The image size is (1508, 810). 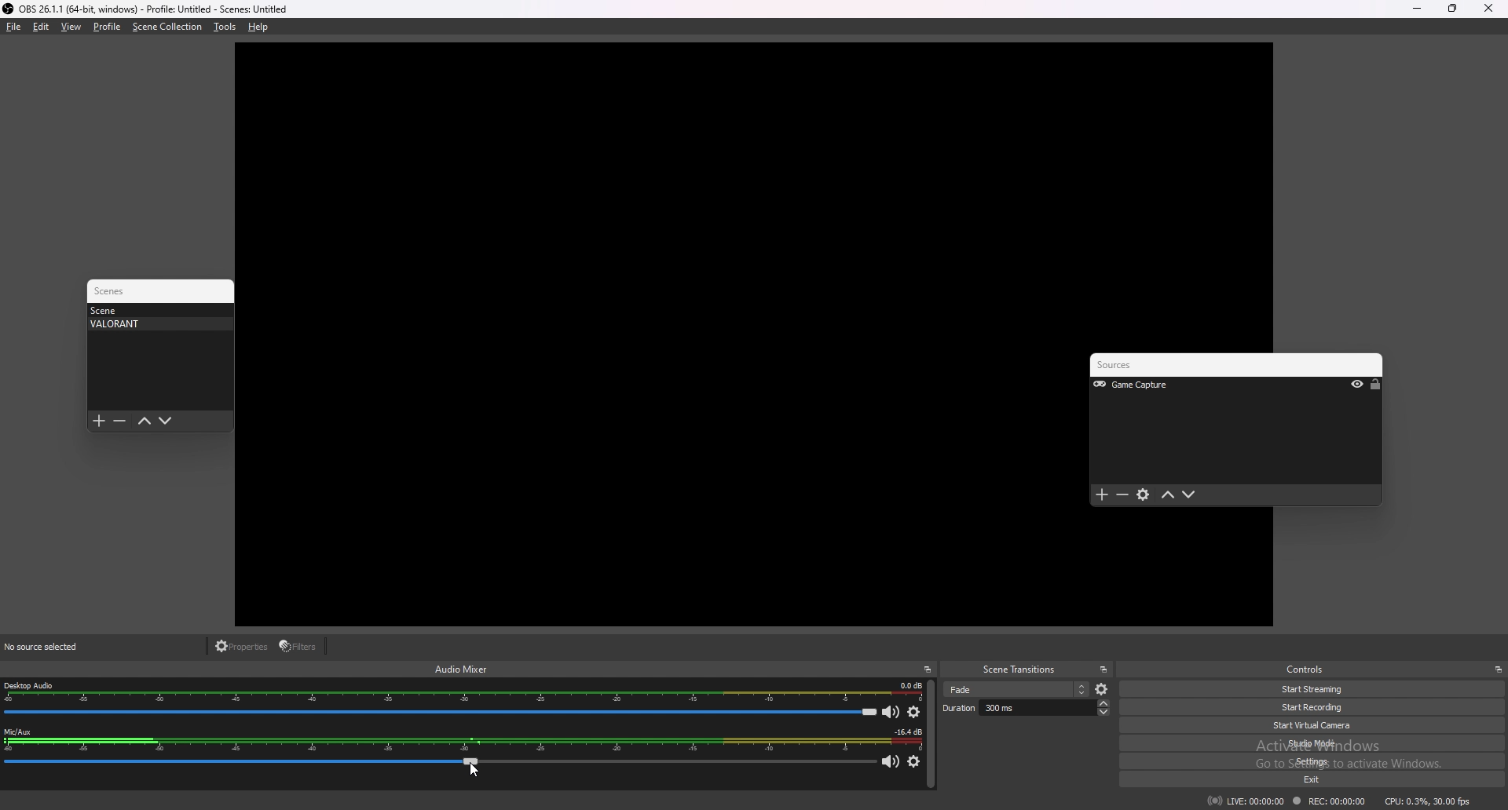 I want to click on controls, so click(x=1311, y=669).